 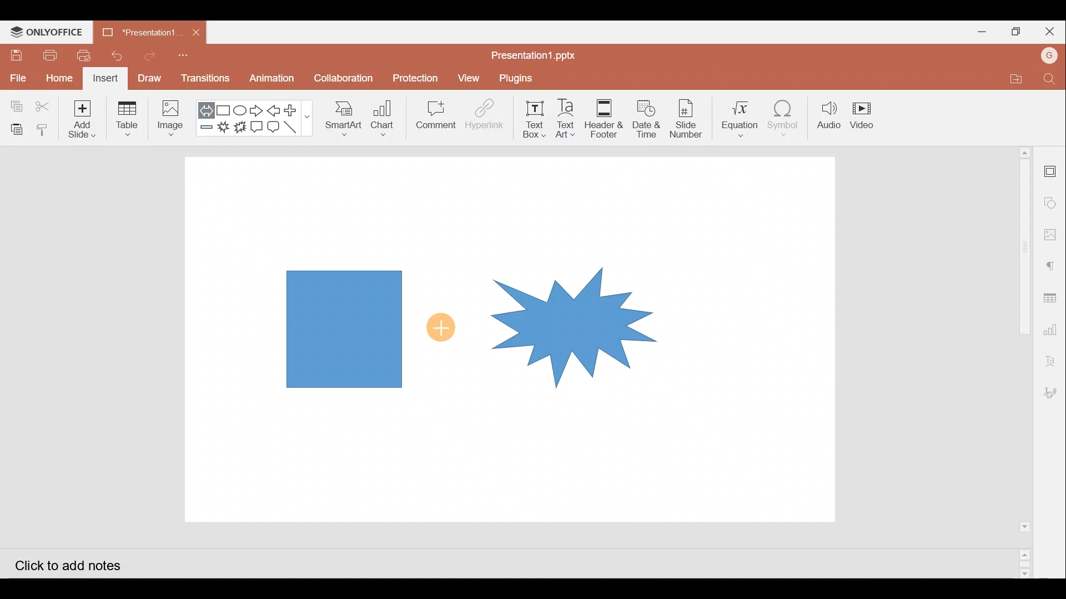 What do you see at coordinates (239, 109) in the screenshot?
I see `Ellipse` at bounding box center [239, 109].